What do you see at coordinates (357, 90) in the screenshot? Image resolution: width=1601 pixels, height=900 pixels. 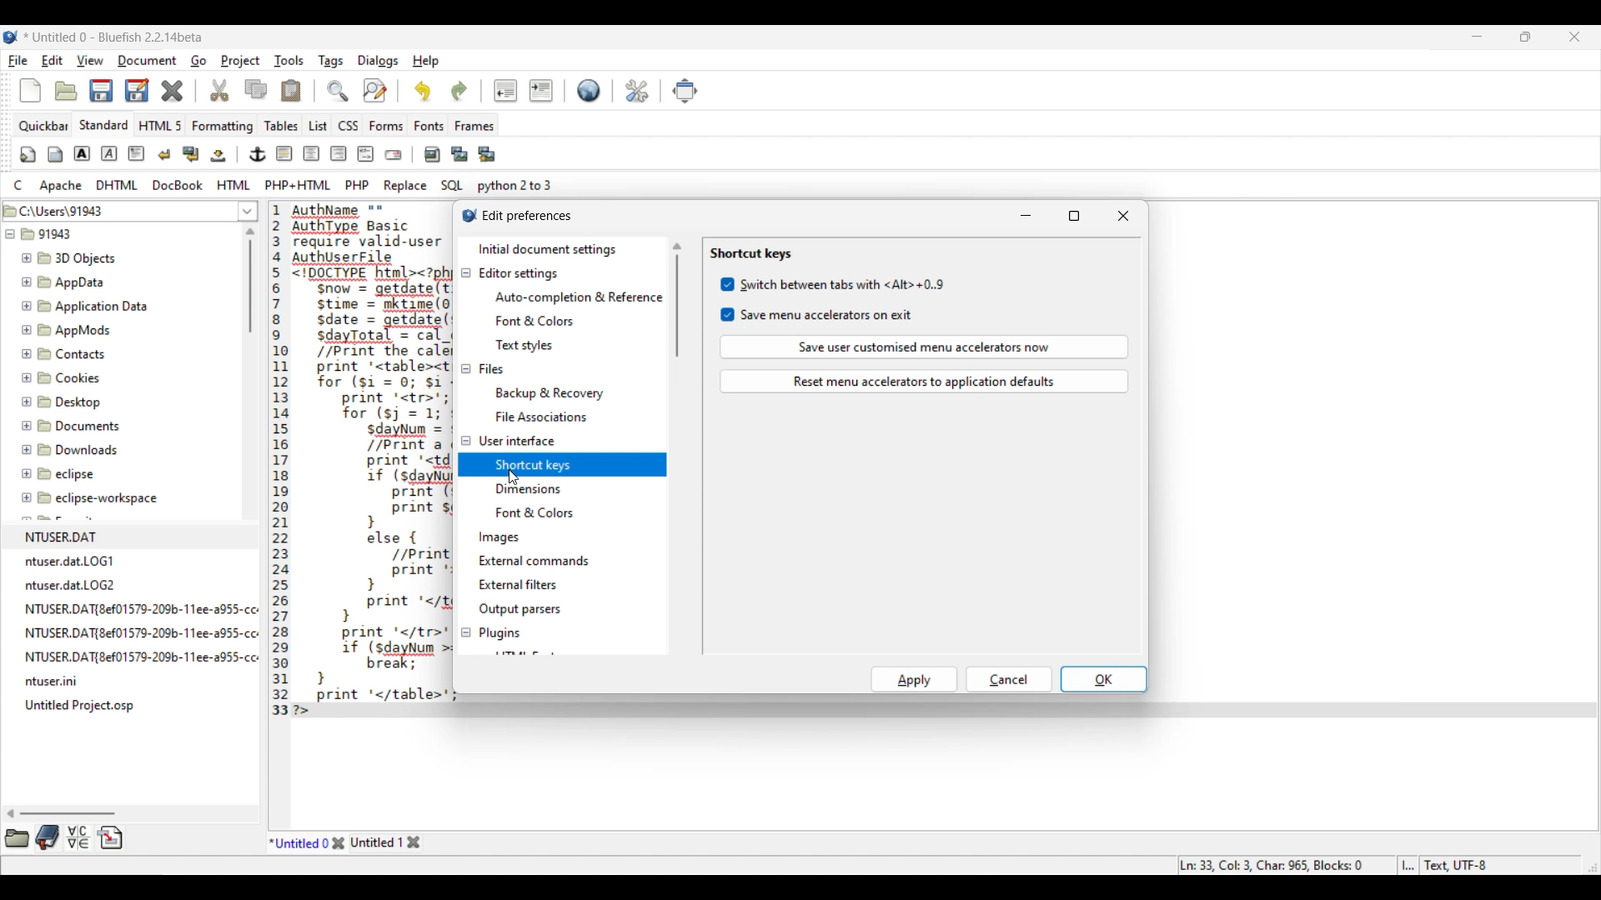 I see `Search and find` at bounding box center [357, 90].